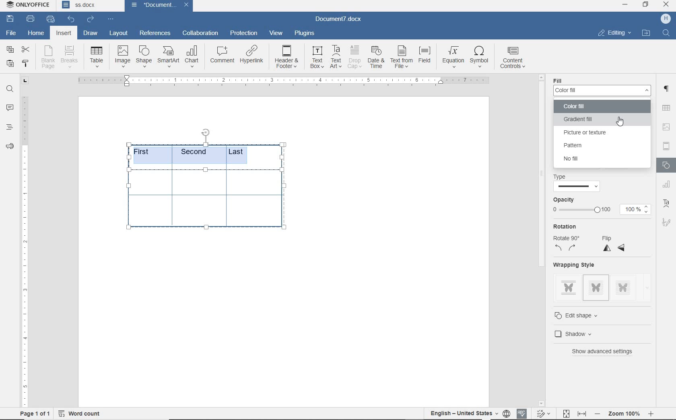 This screenshot has width=676, height=420. Describe the element at coordinates (464, 412) in the screenshot. I see `text language` at that location.